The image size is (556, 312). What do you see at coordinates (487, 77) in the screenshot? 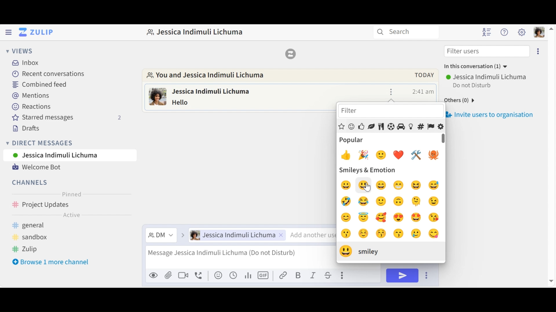
I see `User` at bounding box center [487, 77].